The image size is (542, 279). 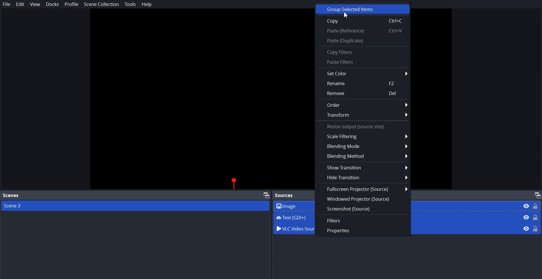 What do you see at coordinates (11, 196) in the screenshot?
I see `Scenes` at bounding box center [11, 196].